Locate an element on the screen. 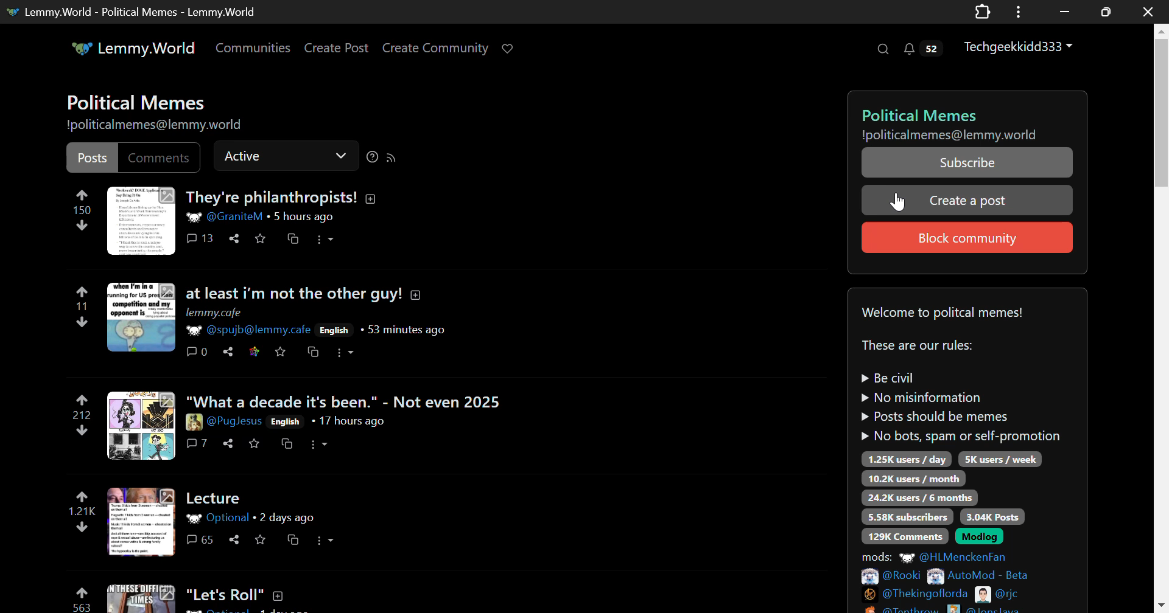 The image size is (1169, 613). Cursor Position is located at coordinates (899, 203).